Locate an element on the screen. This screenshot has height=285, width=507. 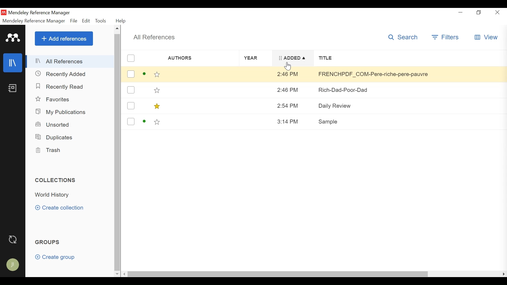
Recently Added is located at coordinates (61, 74).